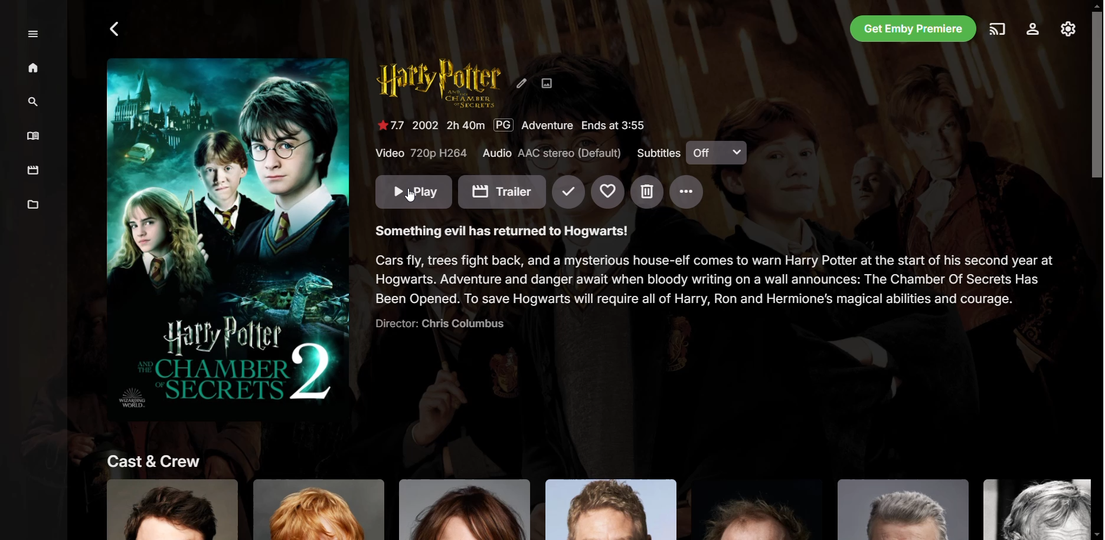 This screenshot has height=540, width=1105. What do you see at coordinates (35, 206) in the screenshot?
I see `Metadata Manager` at bounding box center [35, 206].